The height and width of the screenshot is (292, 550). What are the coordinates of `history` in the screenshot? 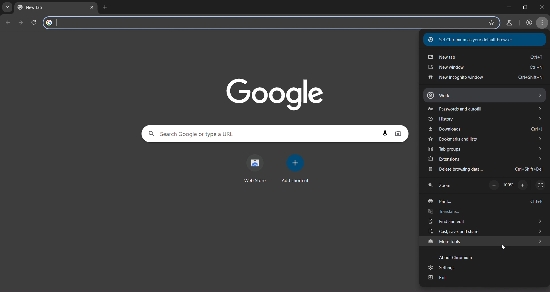 It's located at (484, 120).